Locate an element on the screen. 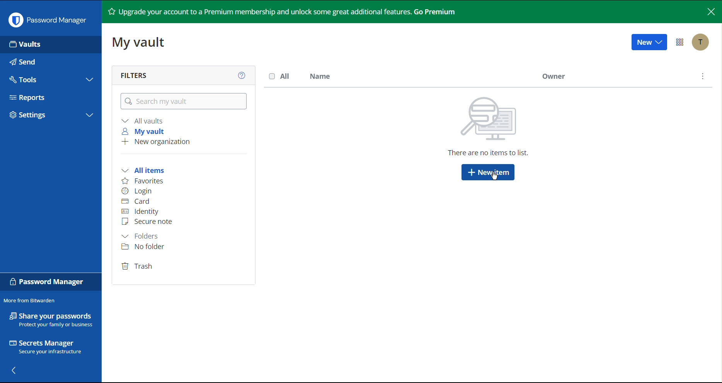 The image size is (722, 383). All vaults is located at coordinates (144, 120).